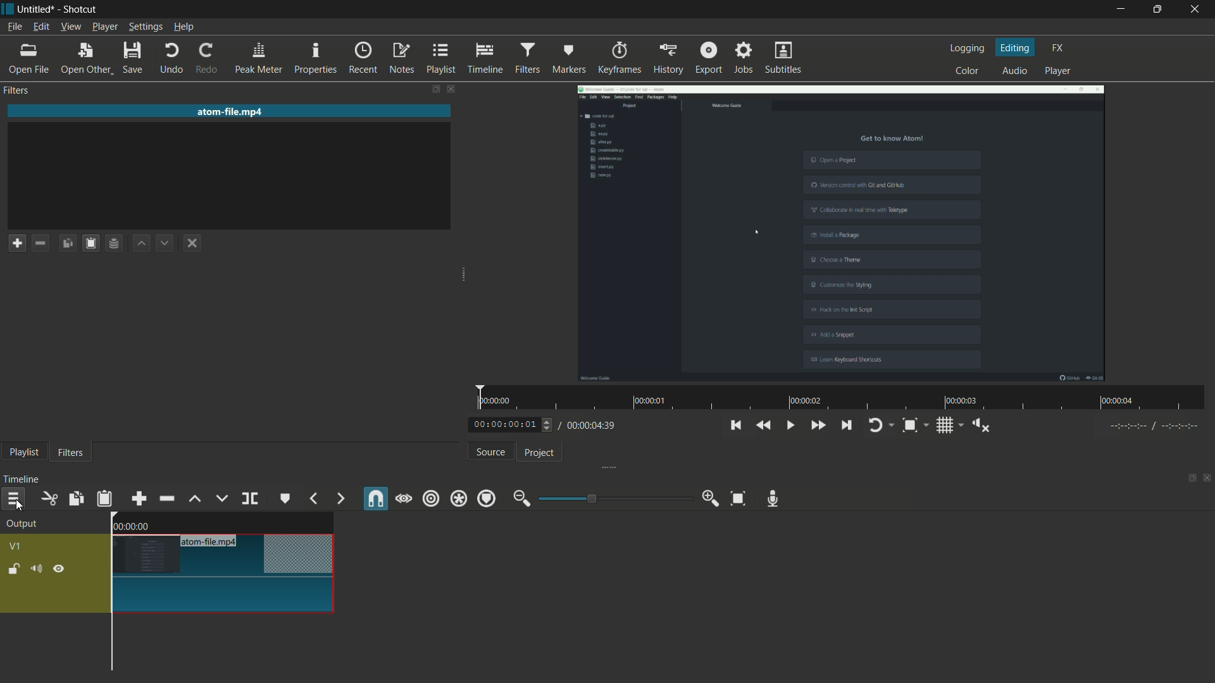 Image resolution: width=1215 pixels, height=683 pixels. What do you see at coordinates (165, 244) in the screenshot?
I see `move filter down` at bounding box center [165, 244].